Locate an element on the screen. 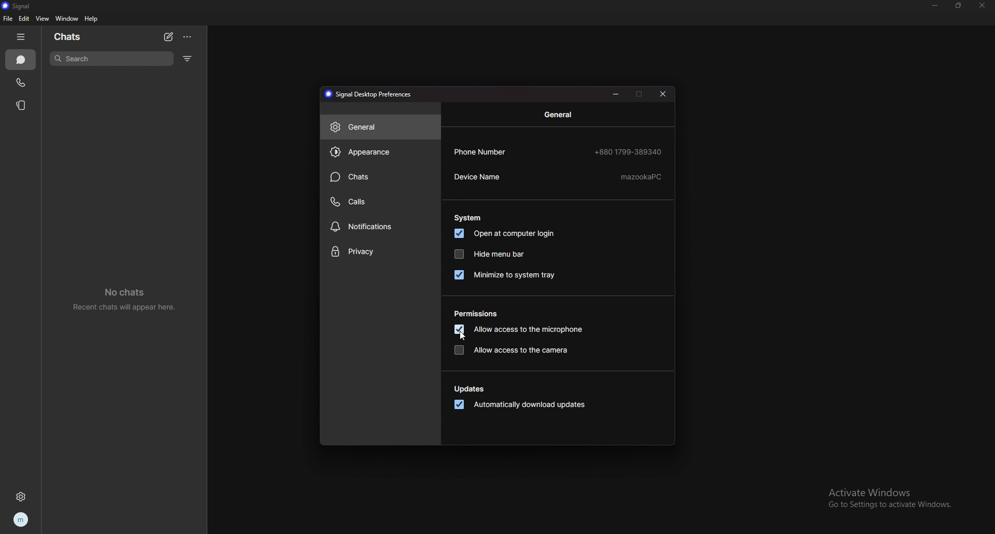 The height and width of the screenshot is (534, 995). search is located at coordinates (113, 59).